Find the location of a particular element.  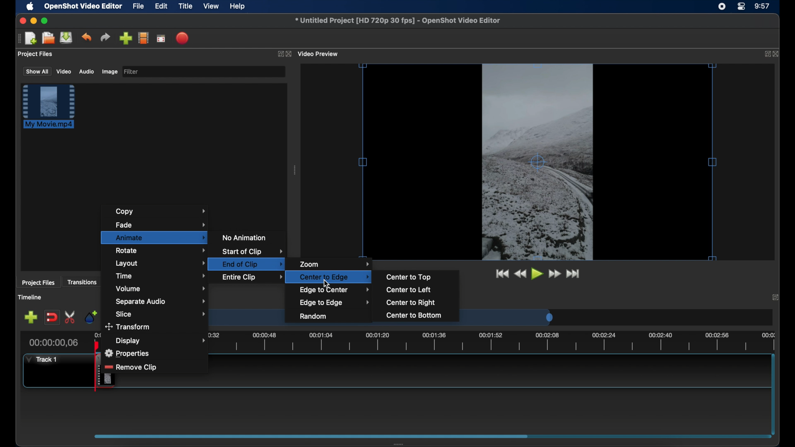

save files is located at coordinates (67, 38).